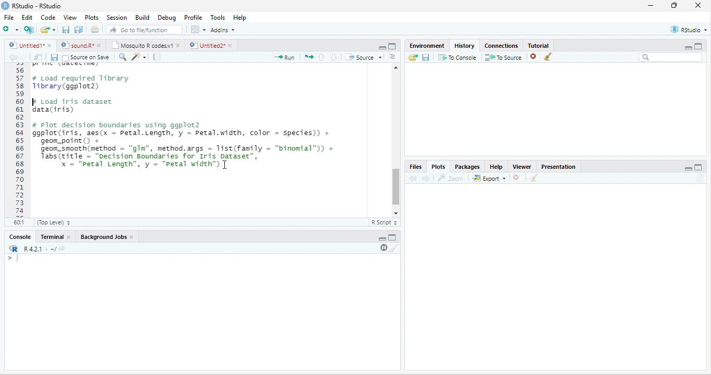  I want to click on Files, so click(415, 167).